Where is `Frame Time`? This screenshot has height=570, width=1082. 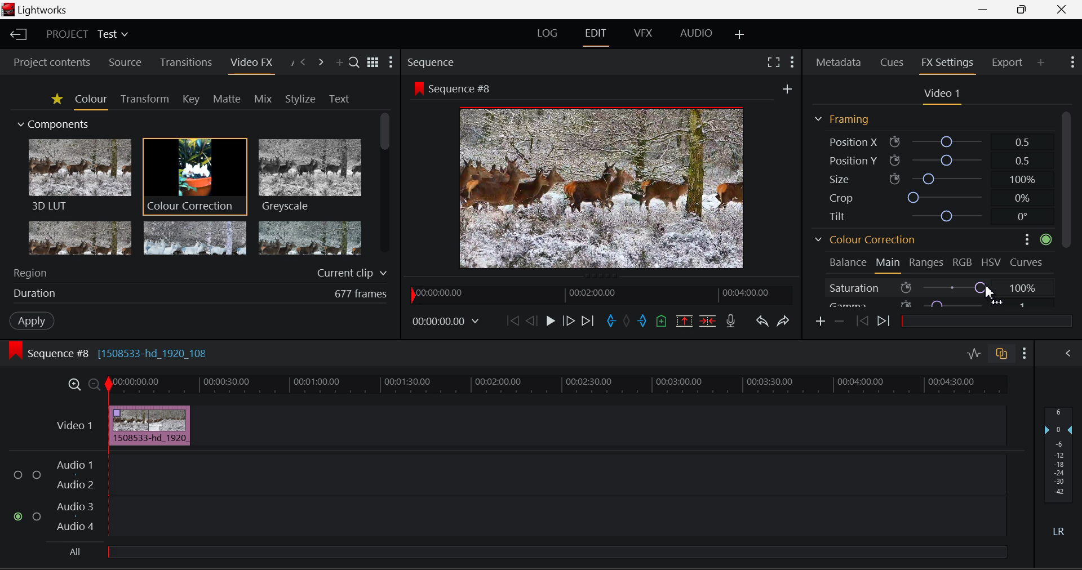 Frame Time is located at coordinates (446, 323).